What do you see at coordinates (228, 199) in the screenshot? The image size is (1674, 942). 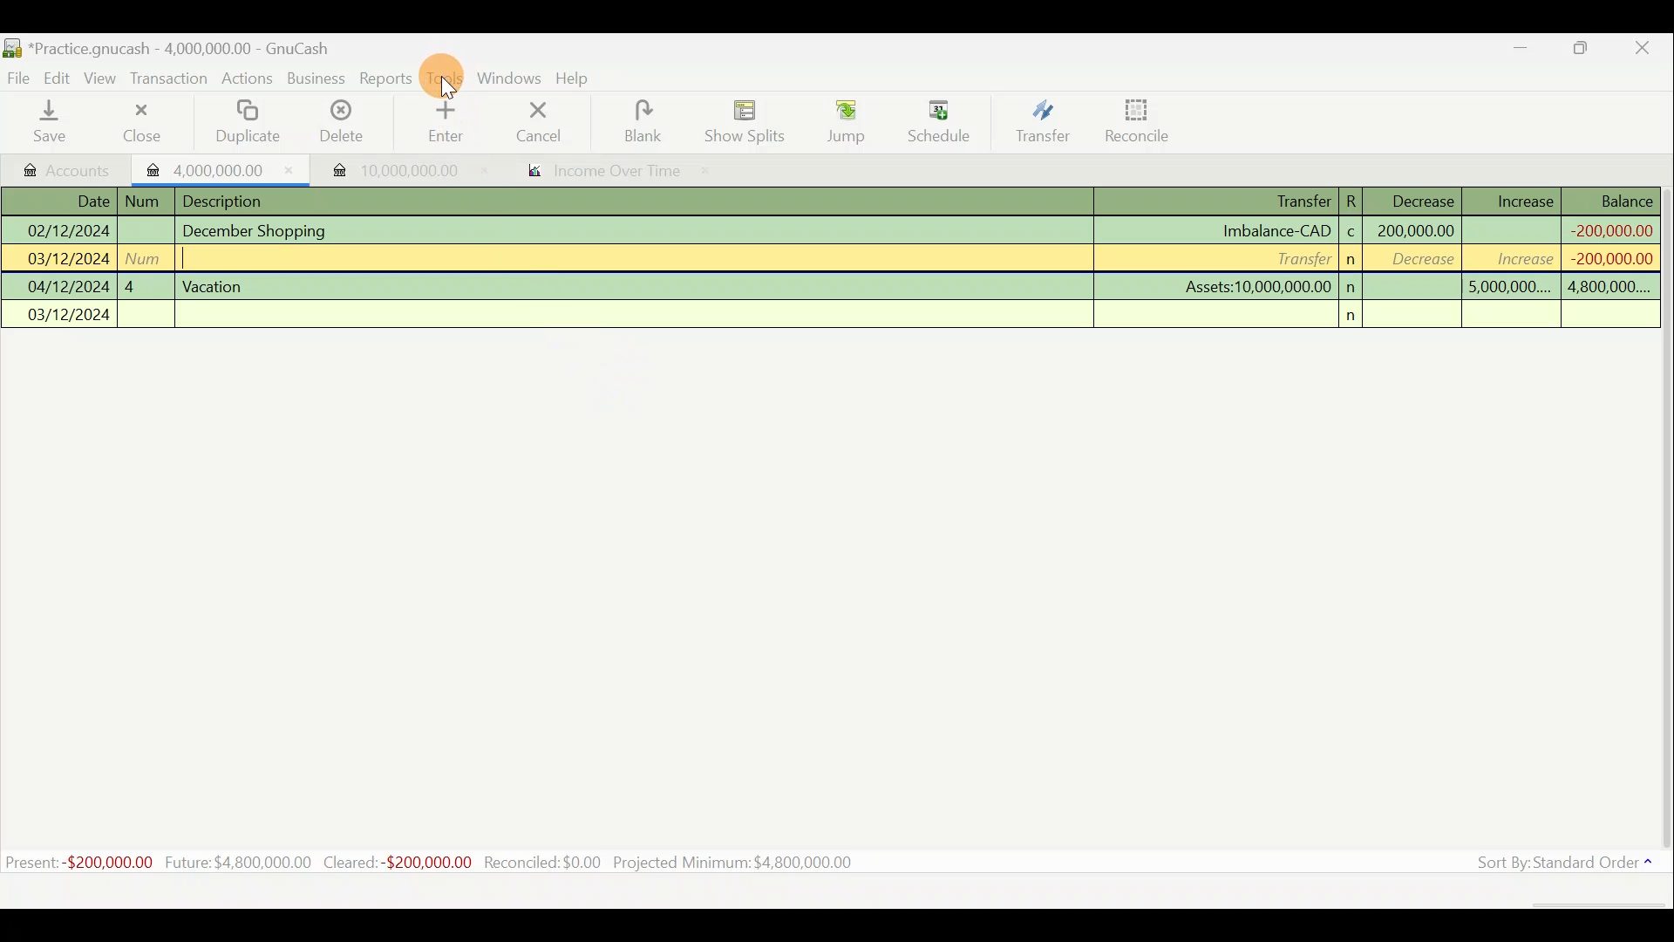 I see `Description` at bounding box center [228, 199].